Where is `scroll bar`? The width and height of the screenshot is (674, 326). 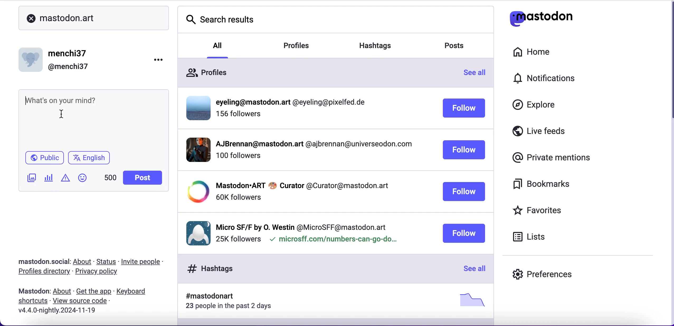 scroll bar is located at coordinates (669, 63).